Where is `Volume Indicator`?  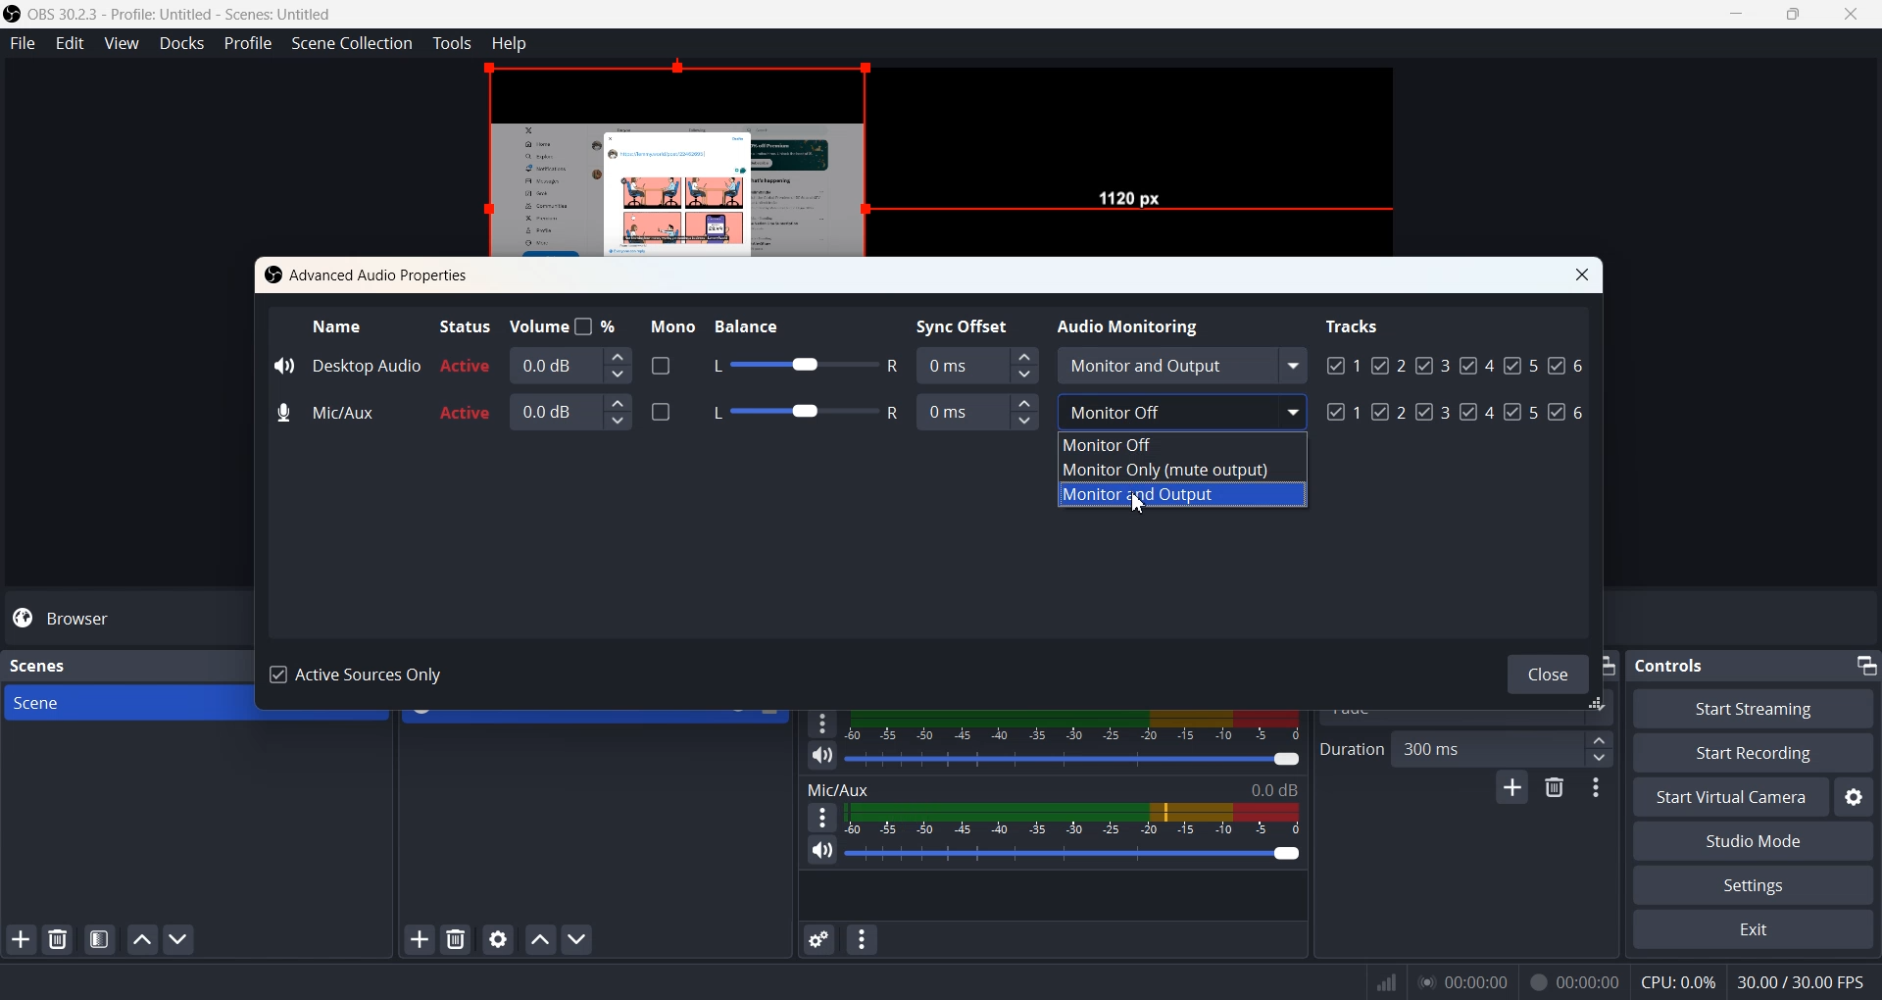 Volume Indicator is located at coordinates (1072, 819).